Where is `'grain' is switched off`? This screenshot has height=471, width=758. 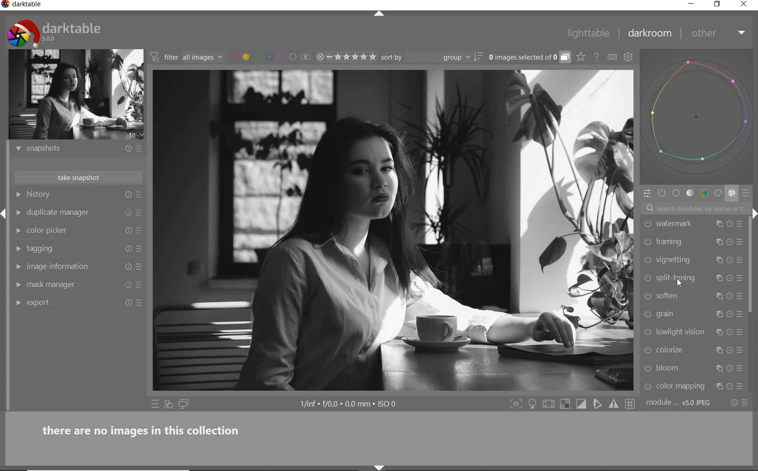 'grain' is switched off is located at coordinates (647, 314).